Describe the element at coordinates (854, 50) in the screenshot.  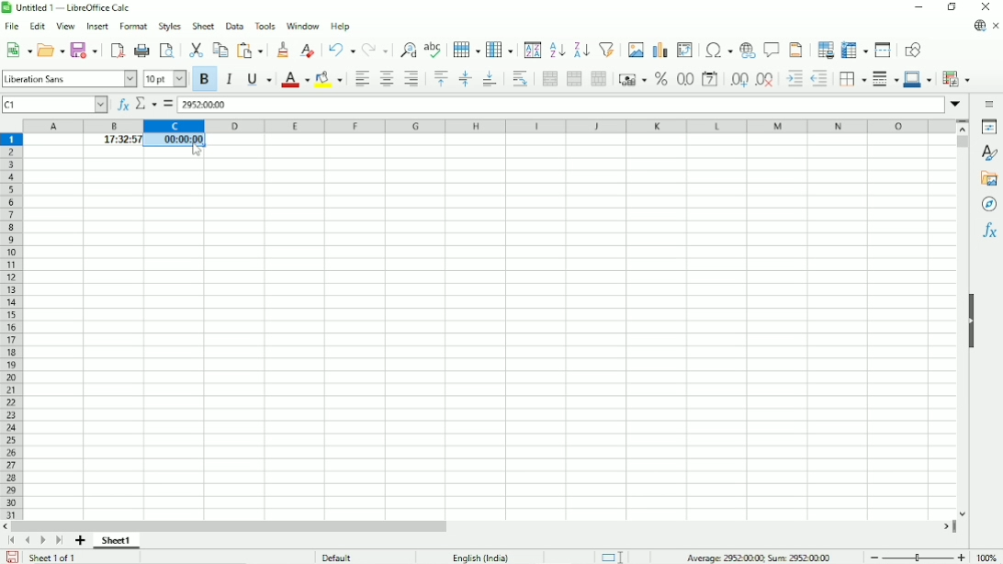
I see `Freeze rows and columns` at that location.